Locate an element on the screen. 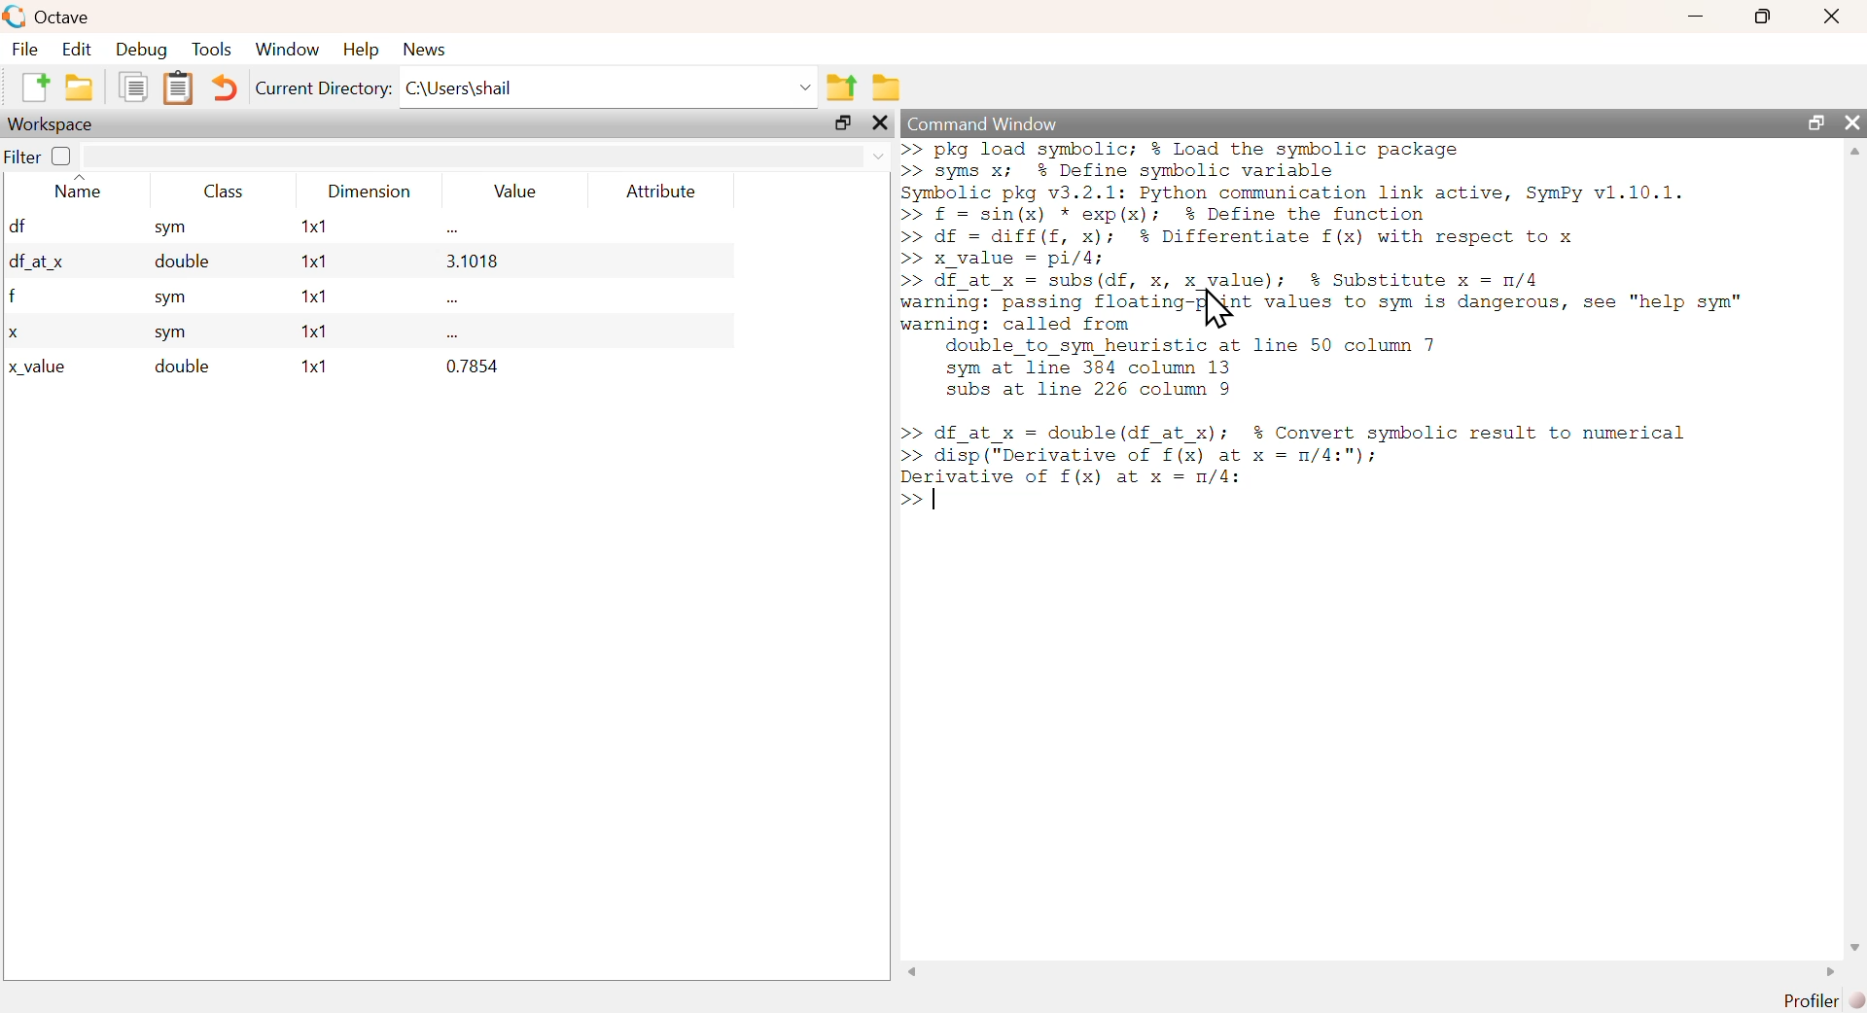  Undo is located at coordinates (225, 87).